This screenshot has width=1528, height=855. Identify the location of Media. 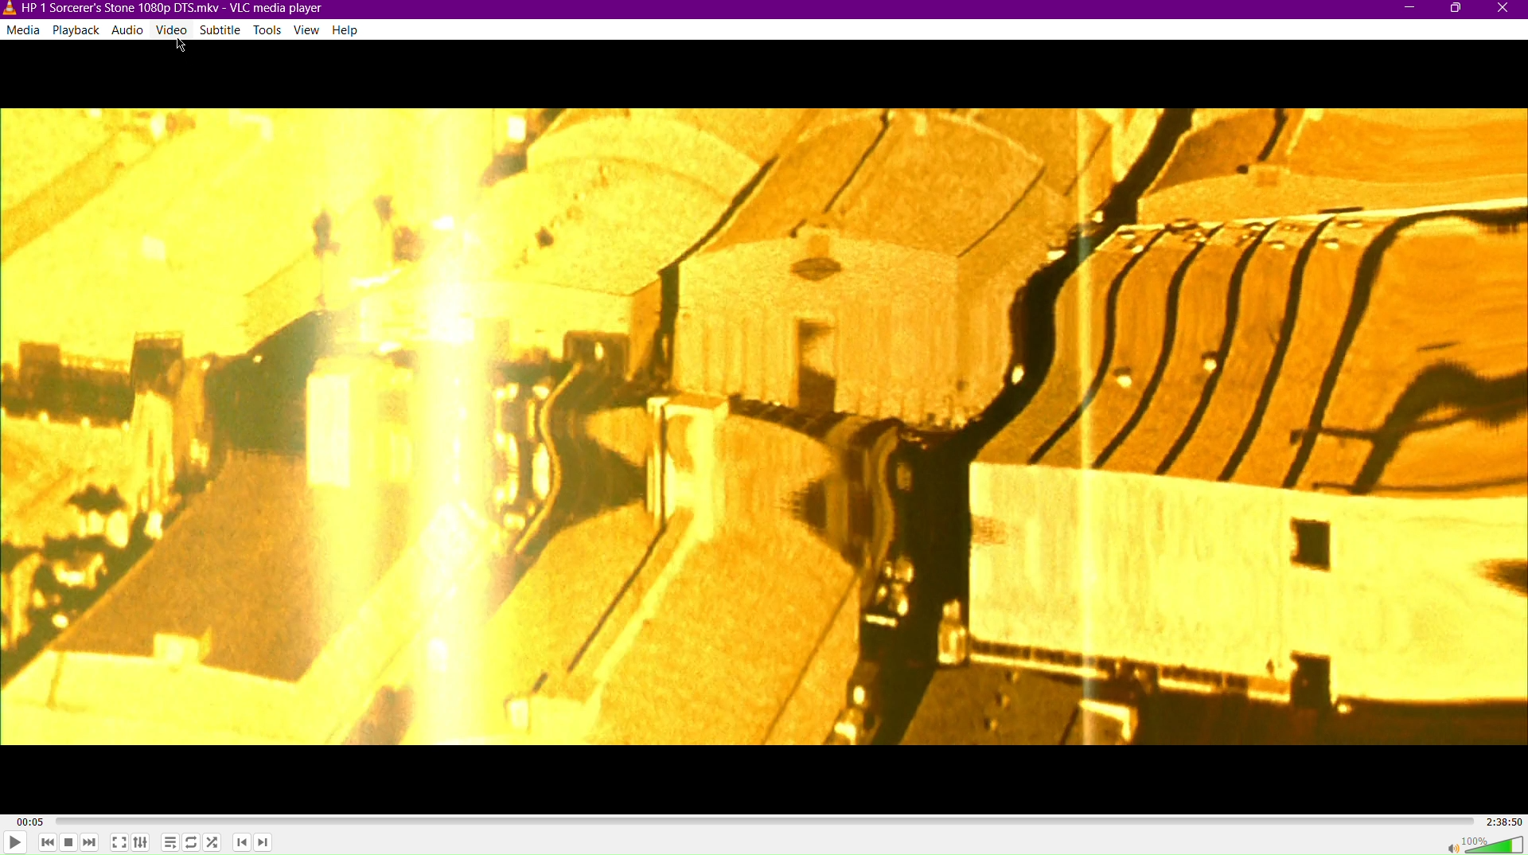
(24, 32).